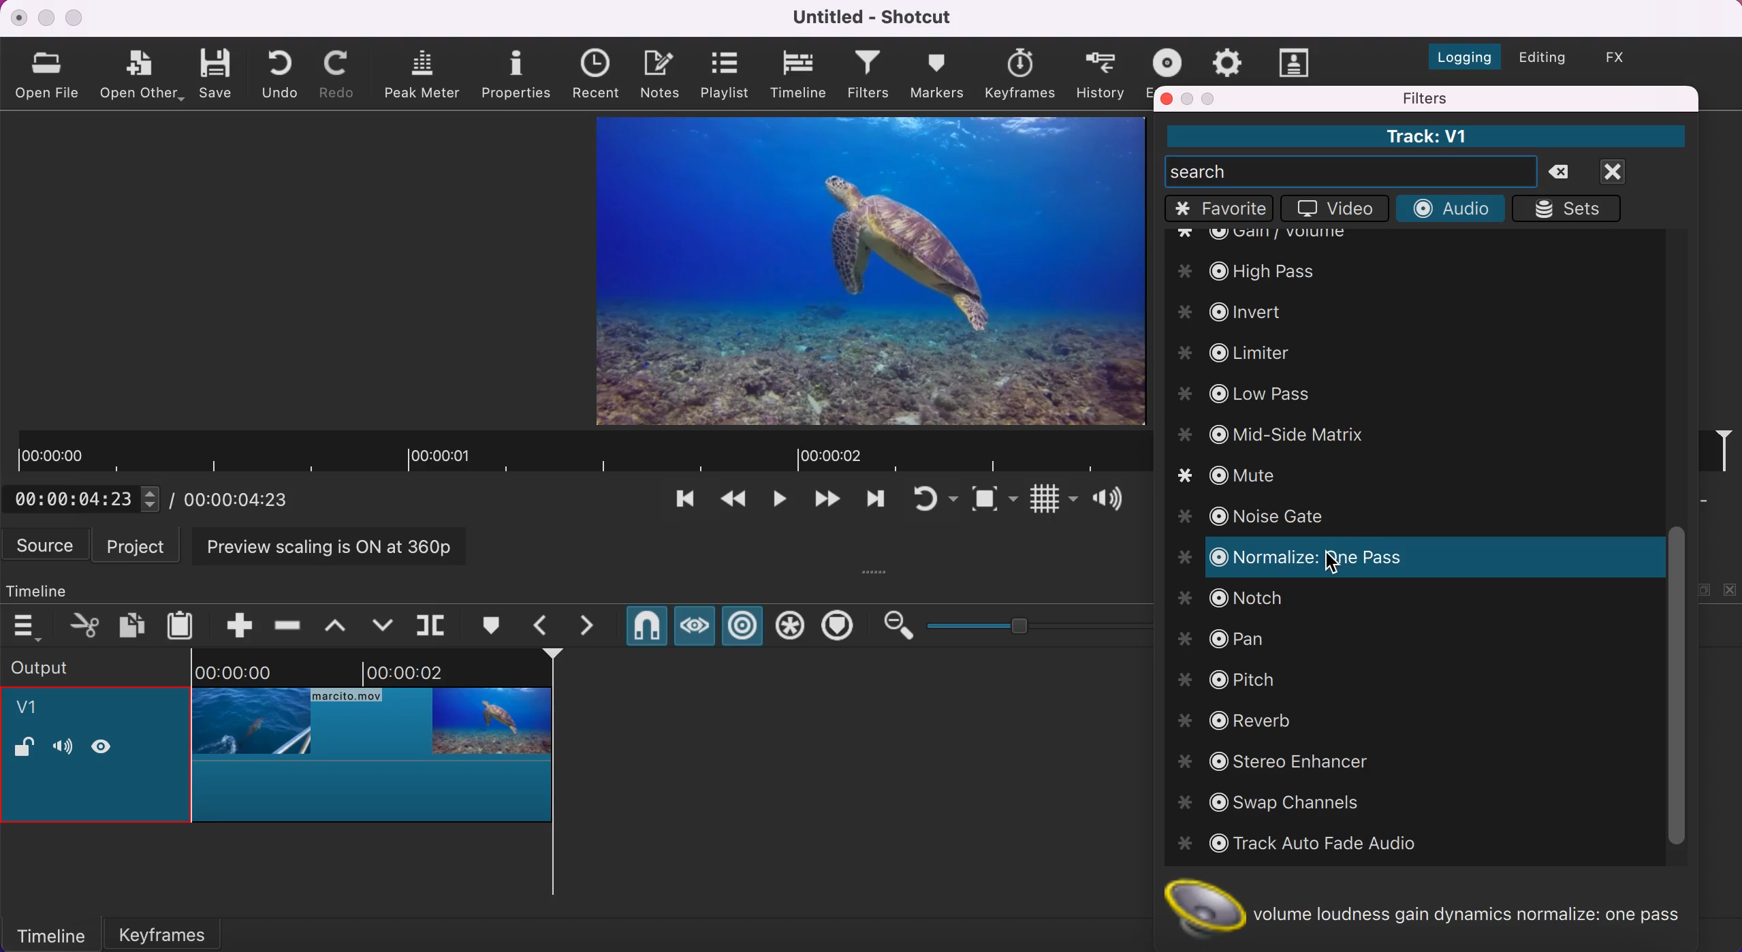 The image size is (1742, 952). What do you see at coordinates (1019, 74) in the screenshot?
I see `keyframes` at bounding box center [1019, 74].